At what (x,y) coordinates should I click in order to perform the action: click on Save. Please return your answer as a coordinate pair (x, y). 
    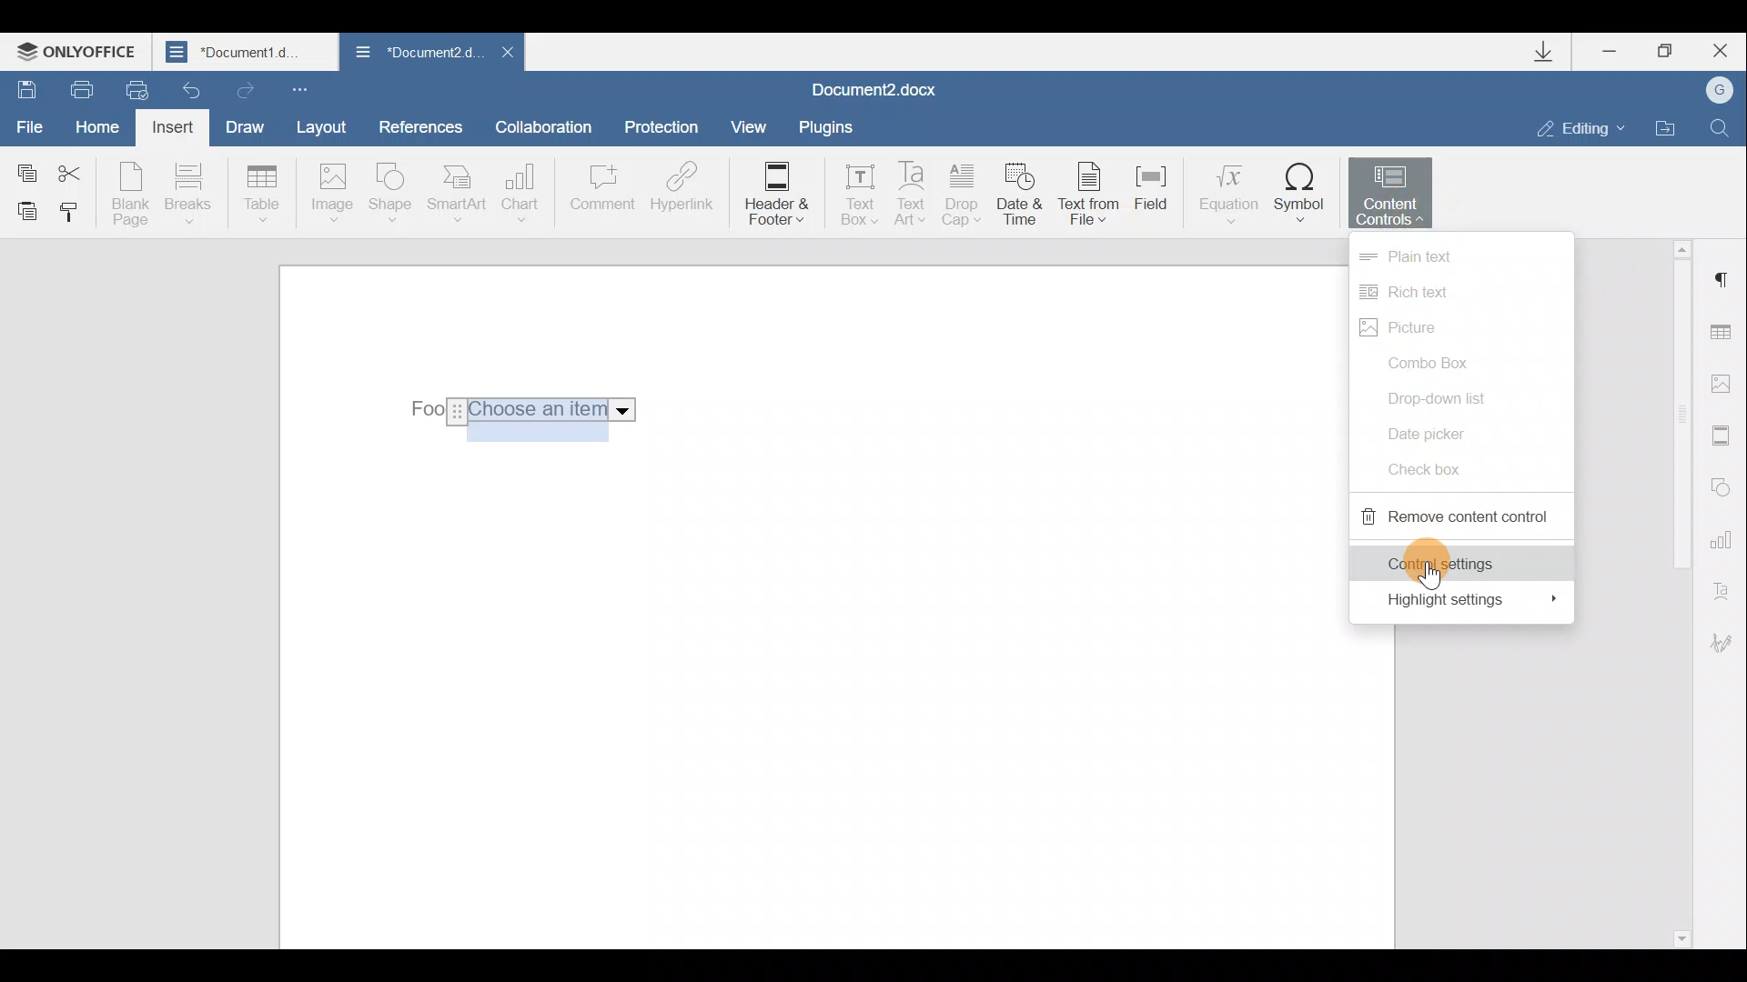
    Looking at the image, I should click on (21, 87).